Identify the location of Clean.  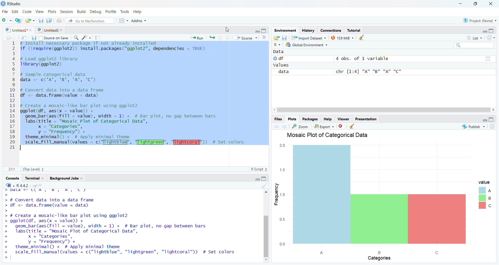
(352, 127).